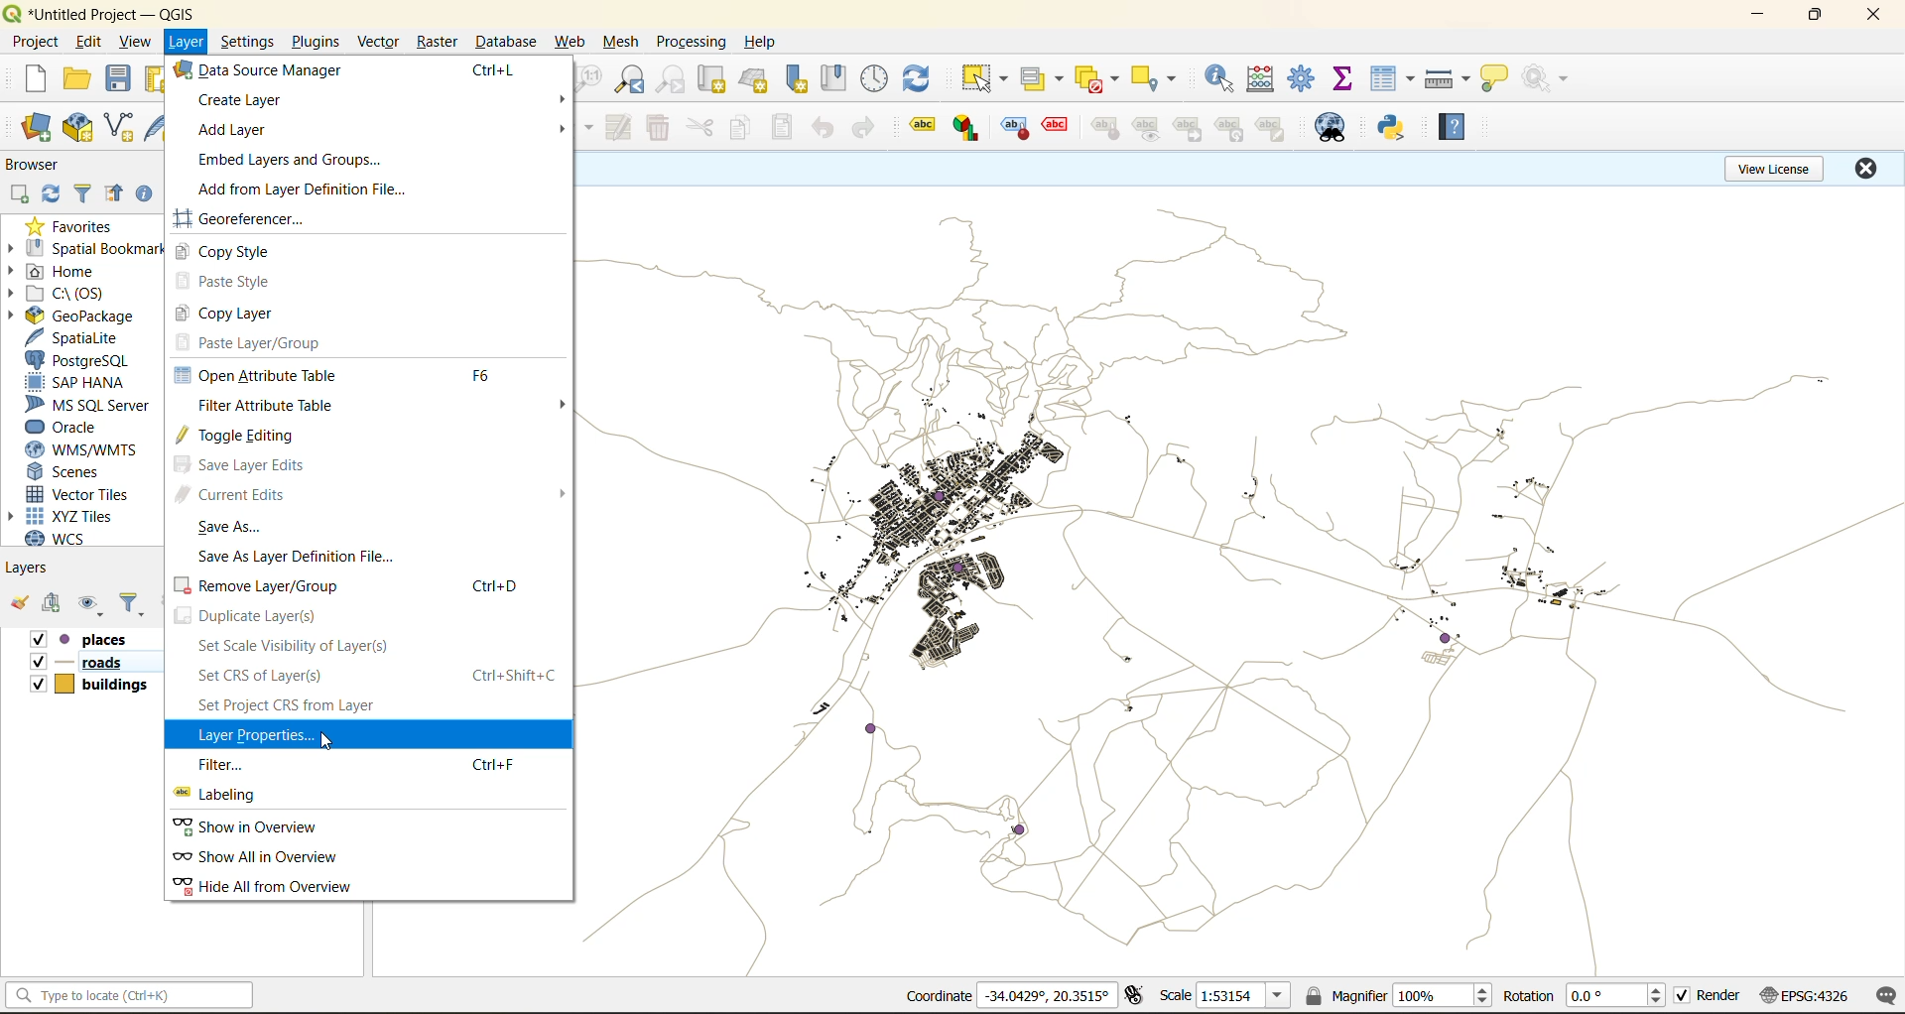  What do you see at coordinates (36, 163) in the screenshot?
I see `browser` at bounding box center [36, 163].